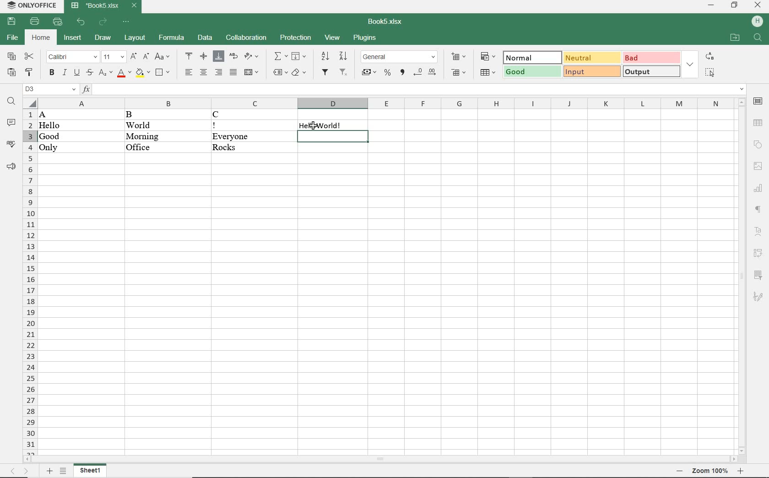 The width and height of the screenshot is (769, 478). What do you see at coordinates (333, 136) in the screenshot?
I see `SELECTED CELL` at bounding box center [333, 136].